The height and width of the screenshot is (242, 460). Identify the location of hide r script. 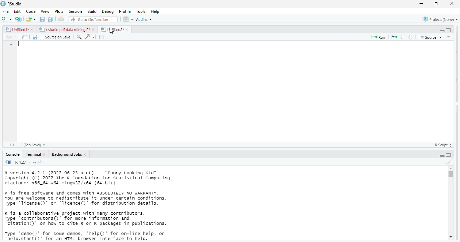
(442, 31).